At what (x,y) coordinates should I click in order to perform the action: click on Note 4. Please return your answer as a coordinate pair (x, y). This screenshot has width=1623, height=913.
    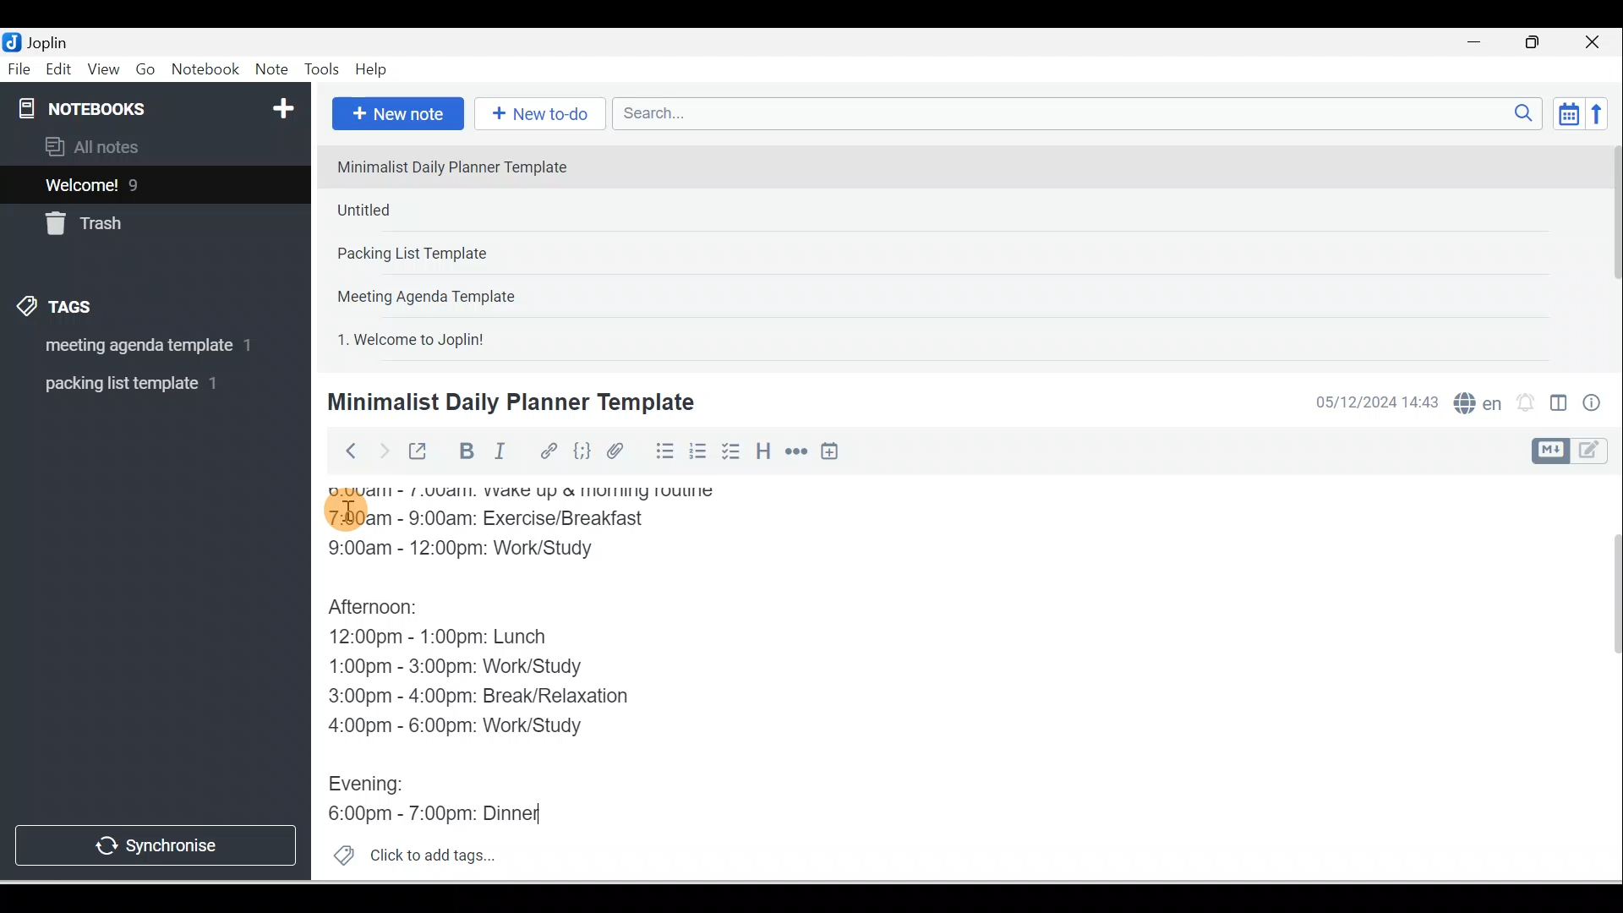
    Looking at the image, I should click on (450, 292).